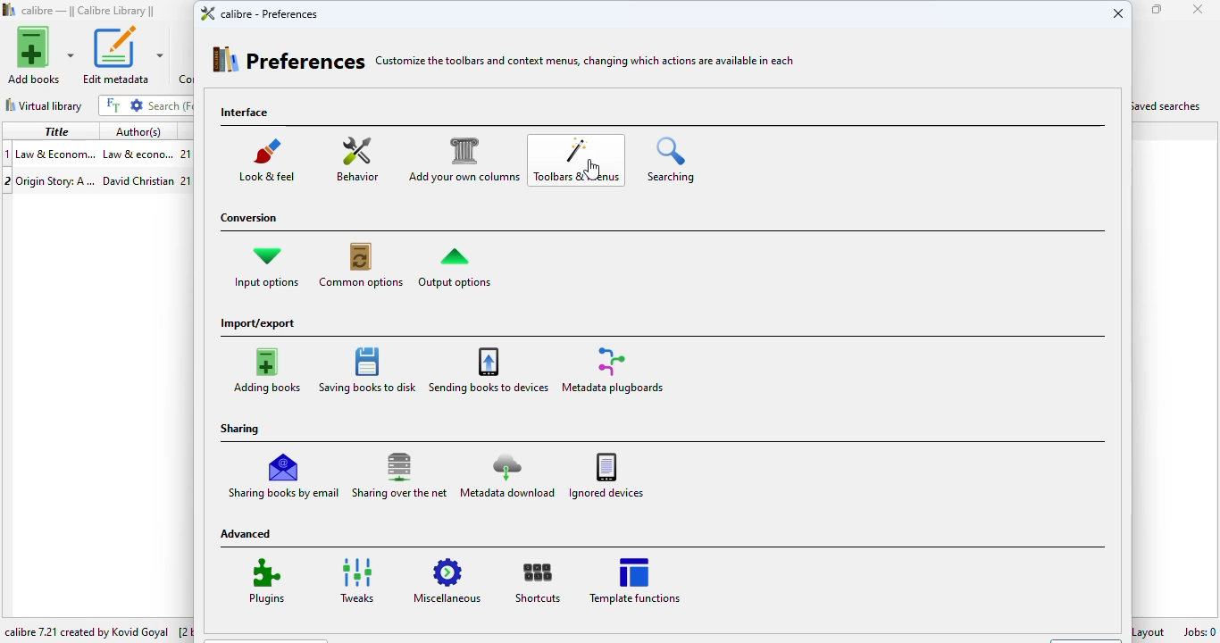 Image resolution: width=1220 pixels, height=643 pixels. I want to click on look & feel, so click(269, 157).